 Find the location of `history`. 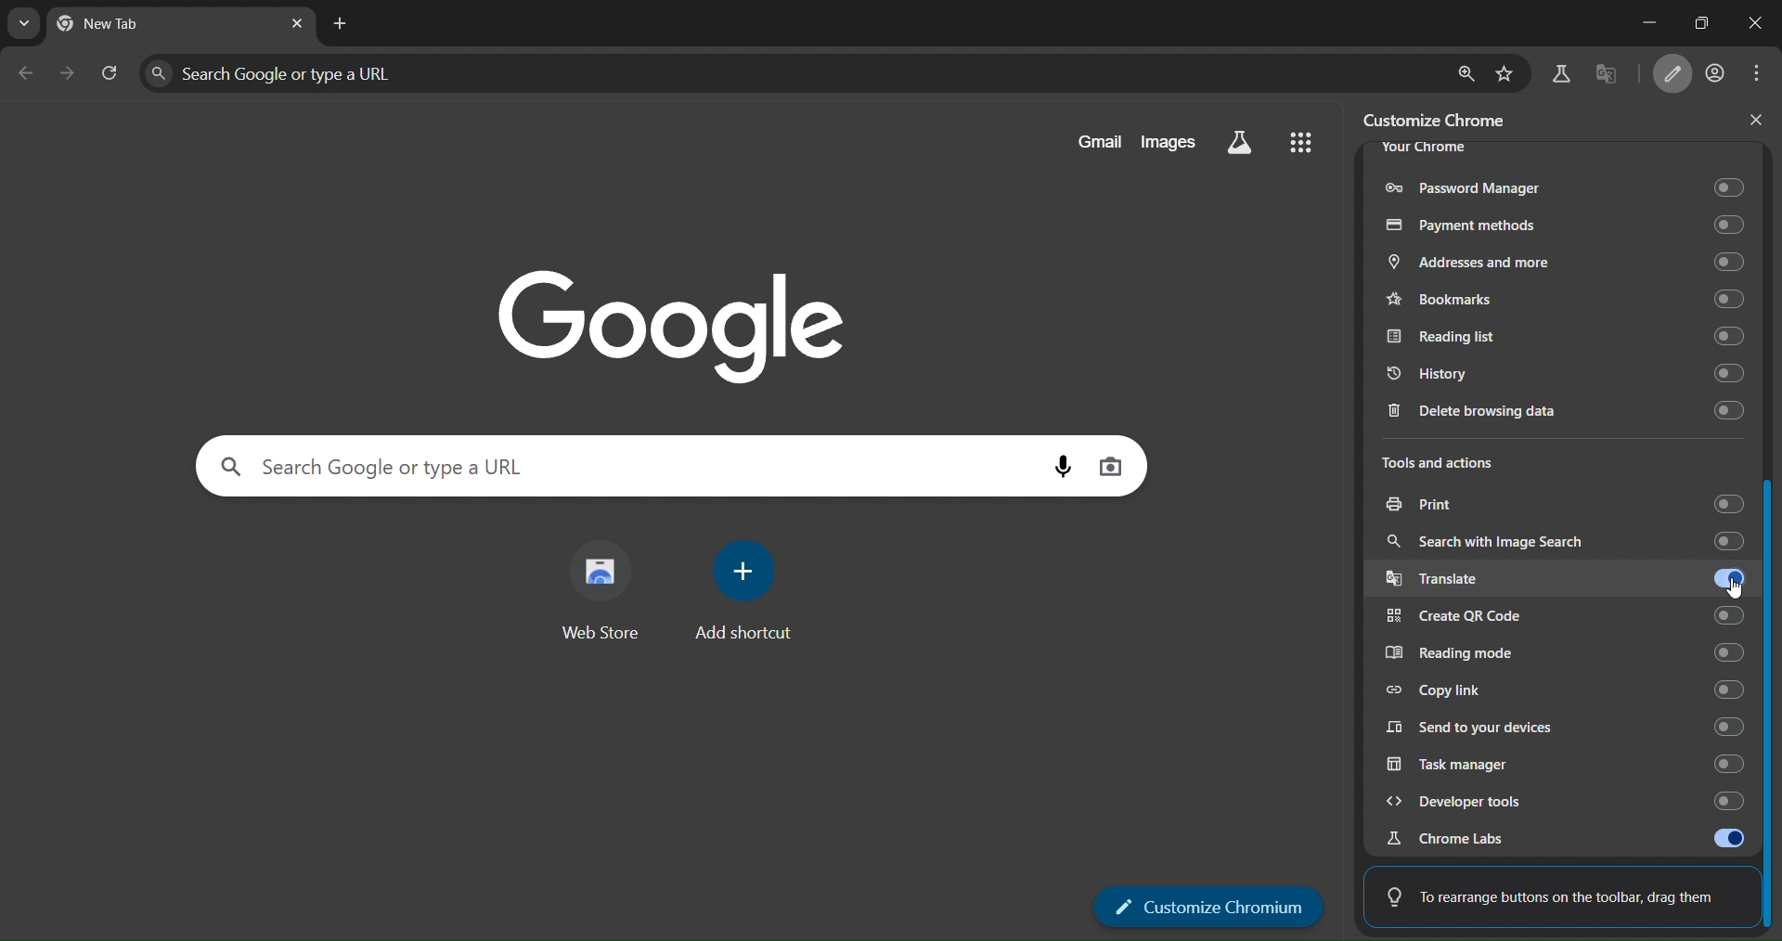

history is located at coordinates (1571, 373).